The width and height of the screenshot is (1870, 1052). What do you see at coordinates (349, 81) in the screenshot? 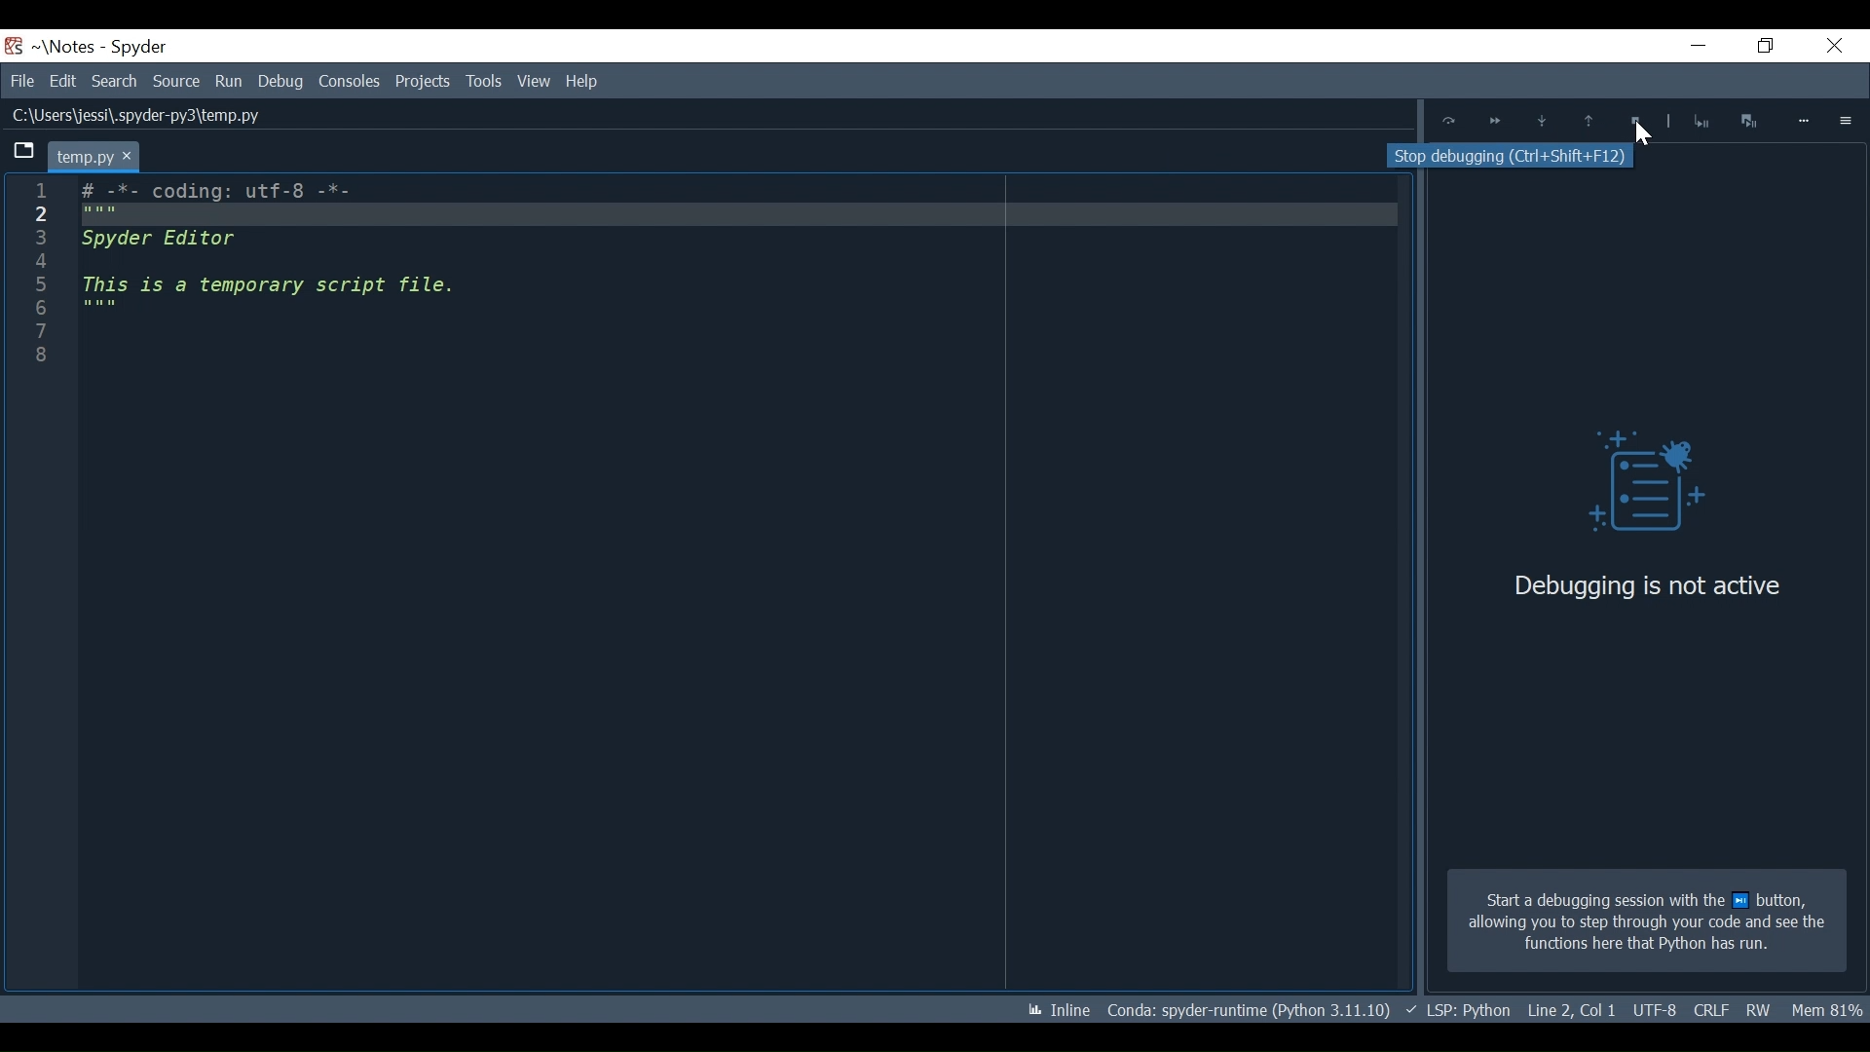
I see `Consoles` at bounding box center [349, 81].